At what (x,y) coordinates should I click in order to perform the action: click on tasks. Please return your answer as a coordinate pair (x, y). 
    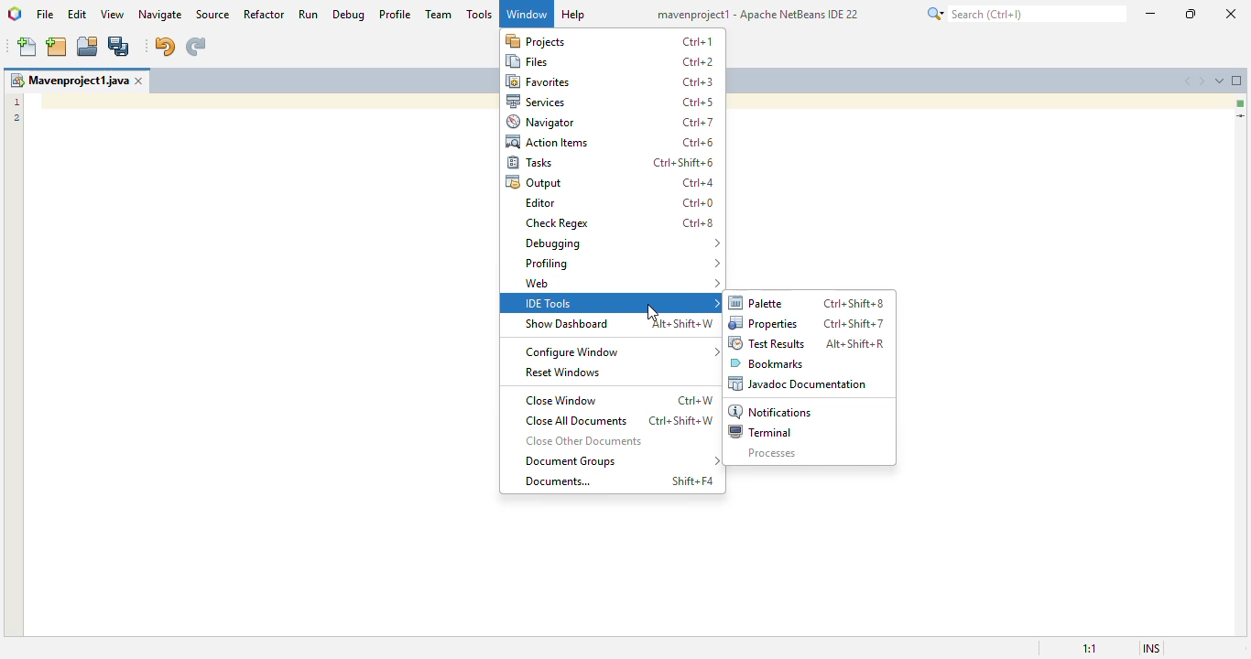
    Looking at the image, I should click on (530, 162).